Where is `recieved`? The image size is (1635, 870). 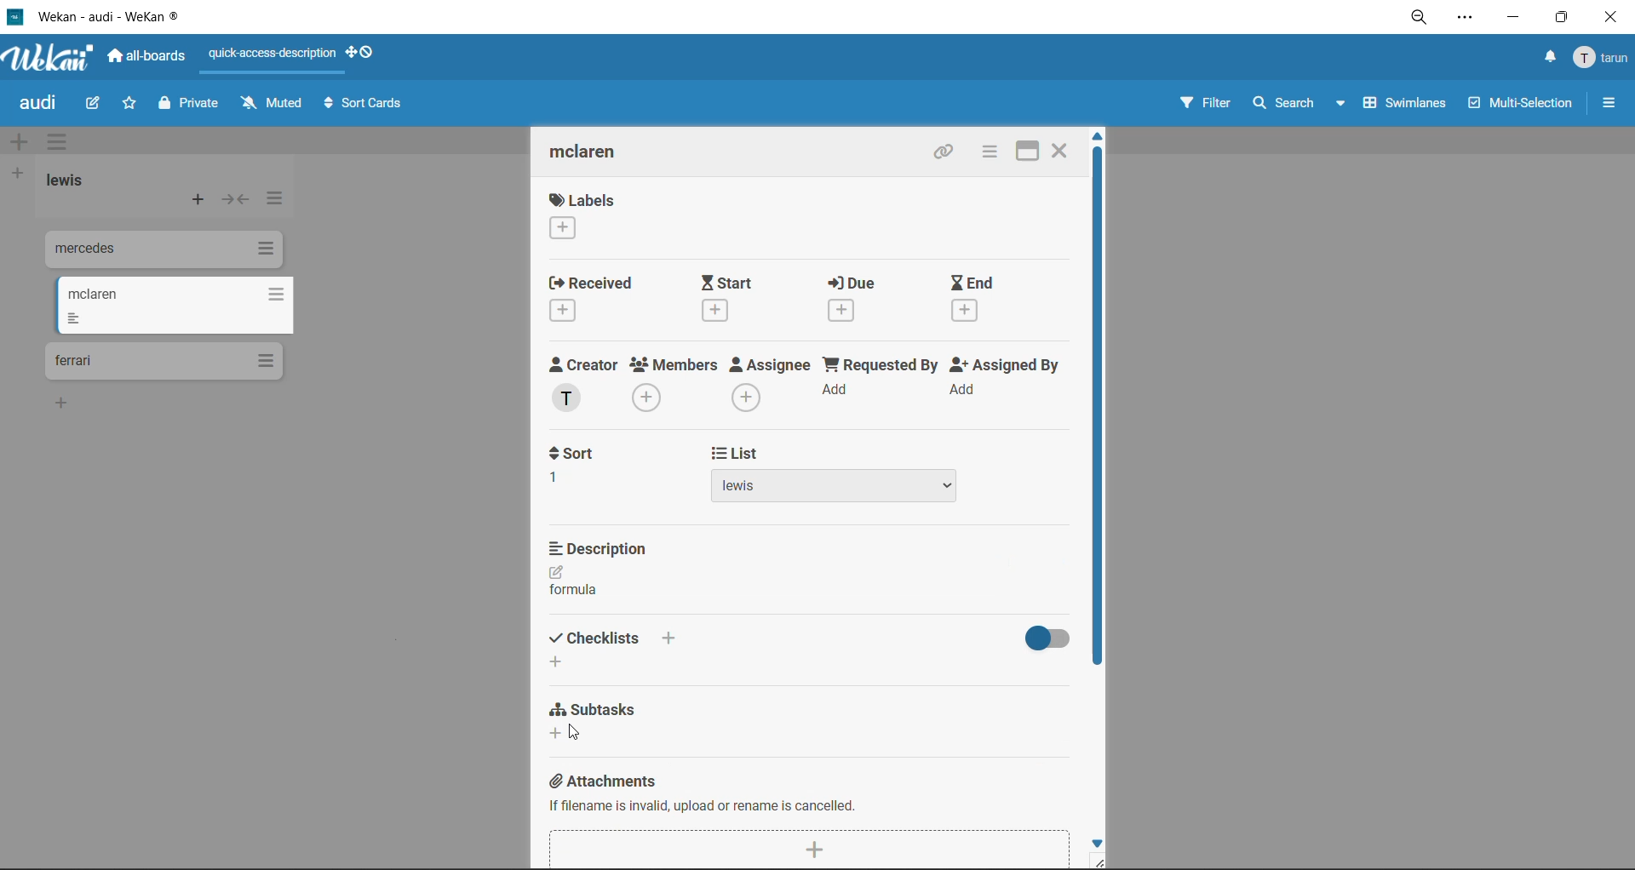
recieved is located at coordinates (597, 298).